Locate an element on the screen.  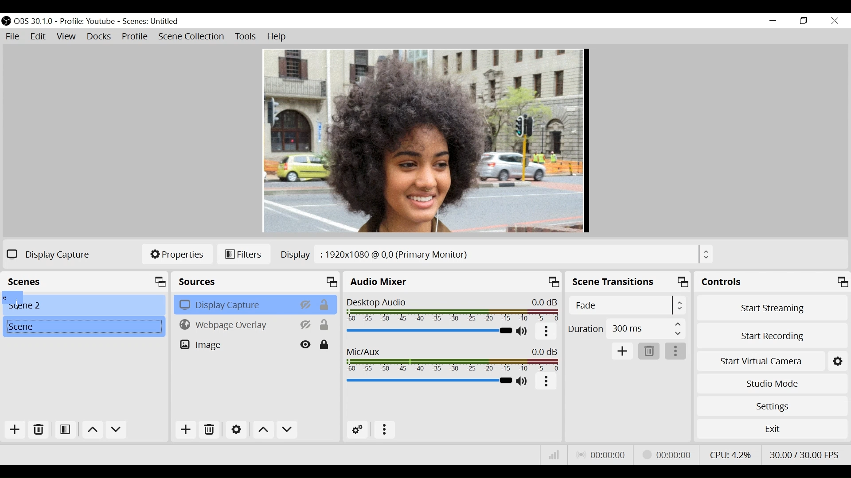
Move down is located at coordinates (116, 430).